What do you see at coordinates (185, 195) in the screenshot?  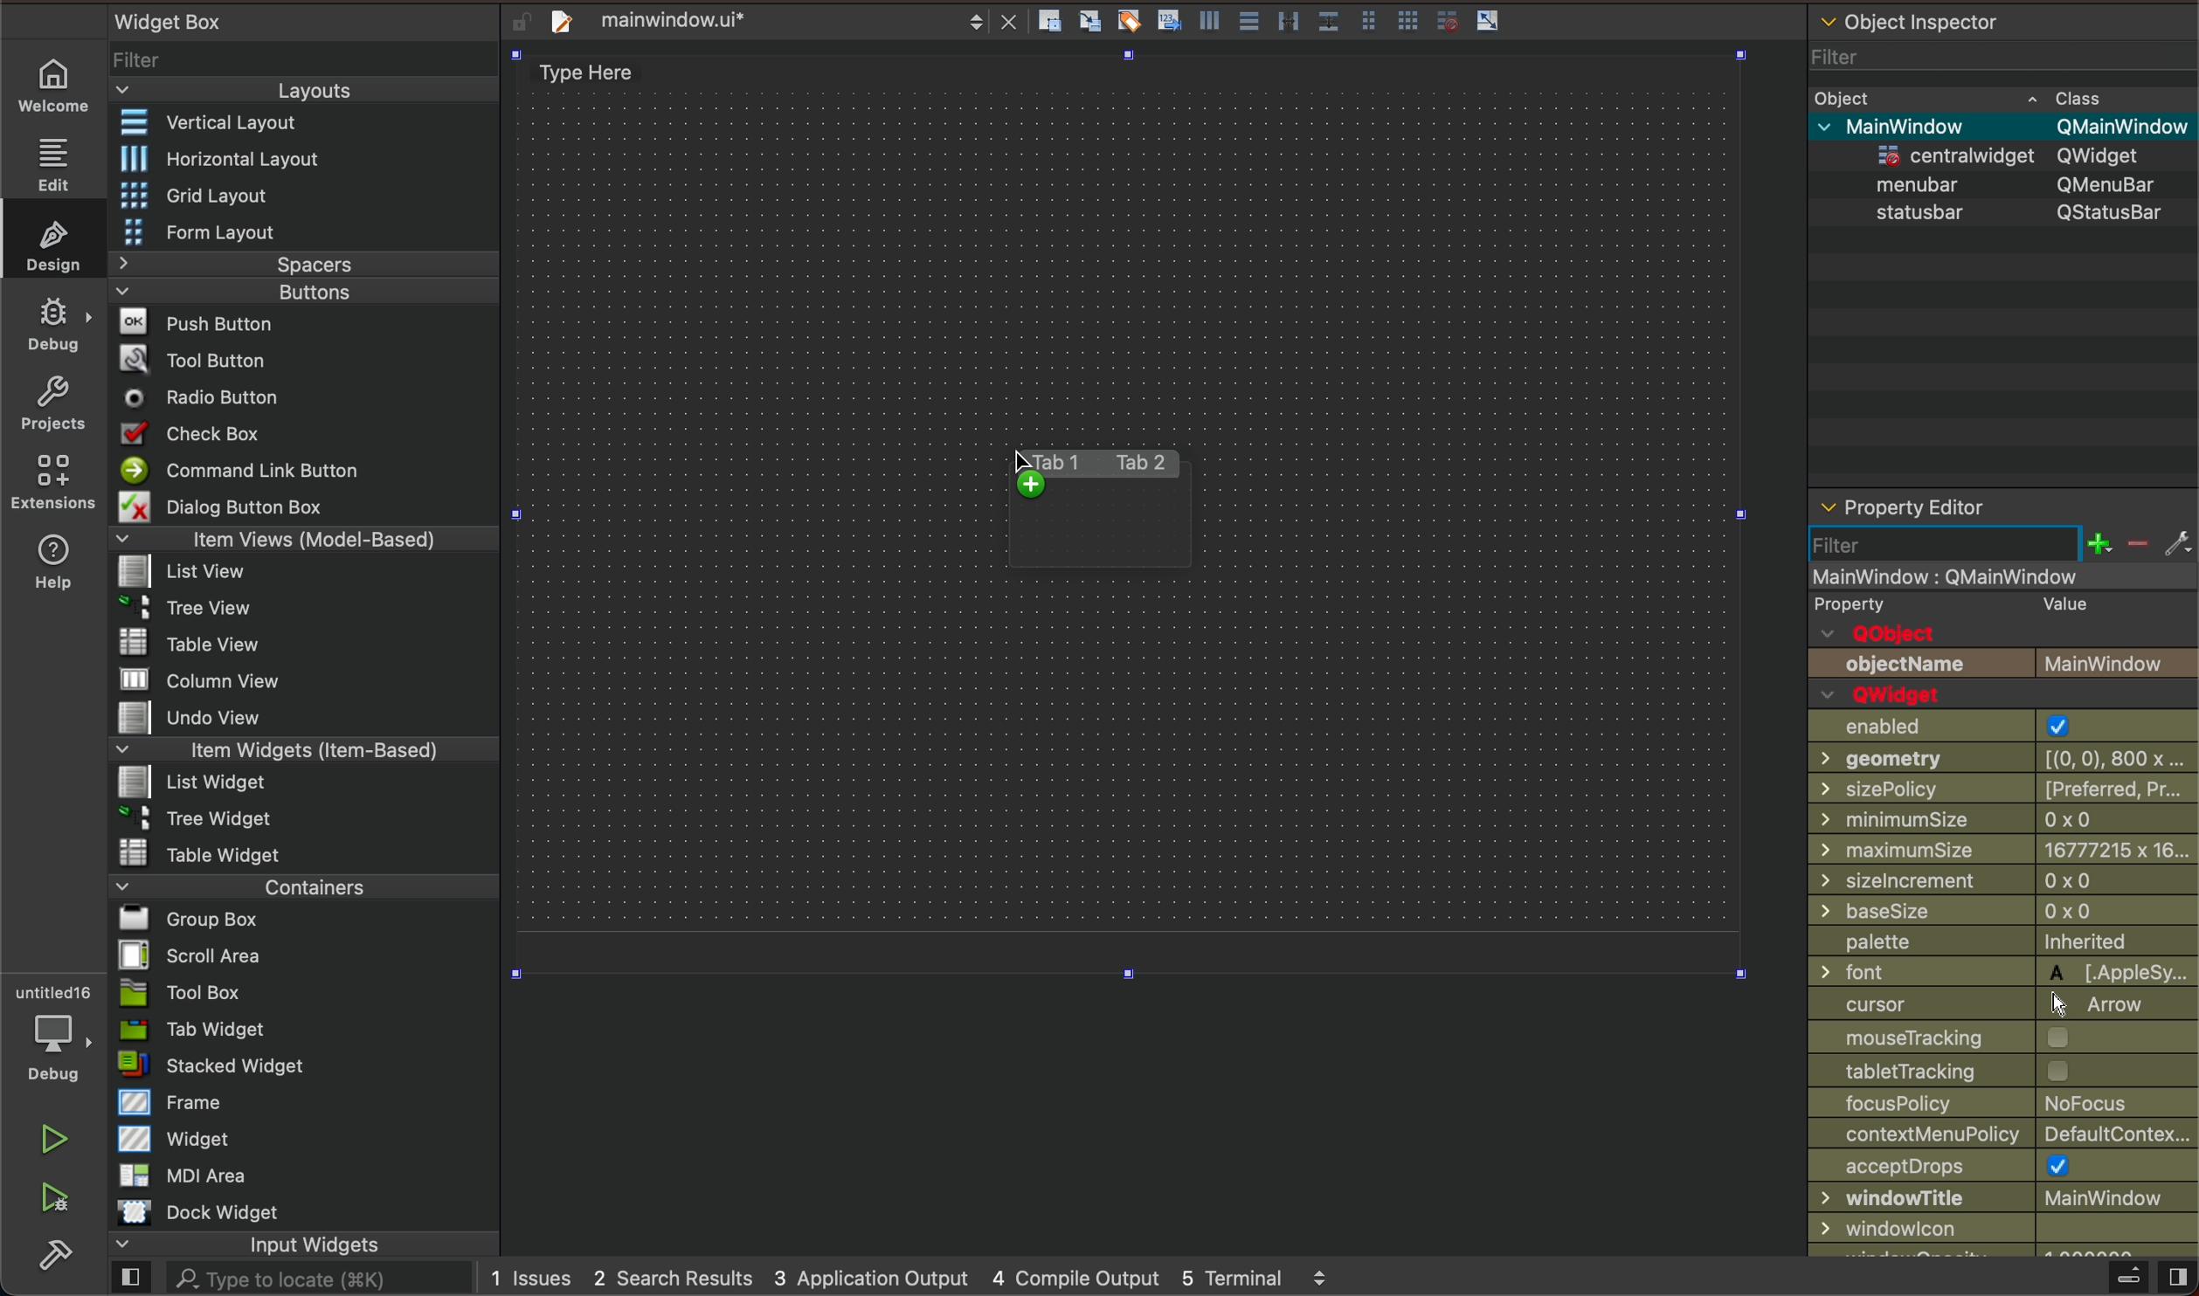 I see ` Grid Layout` at bounding box center [185, 195].